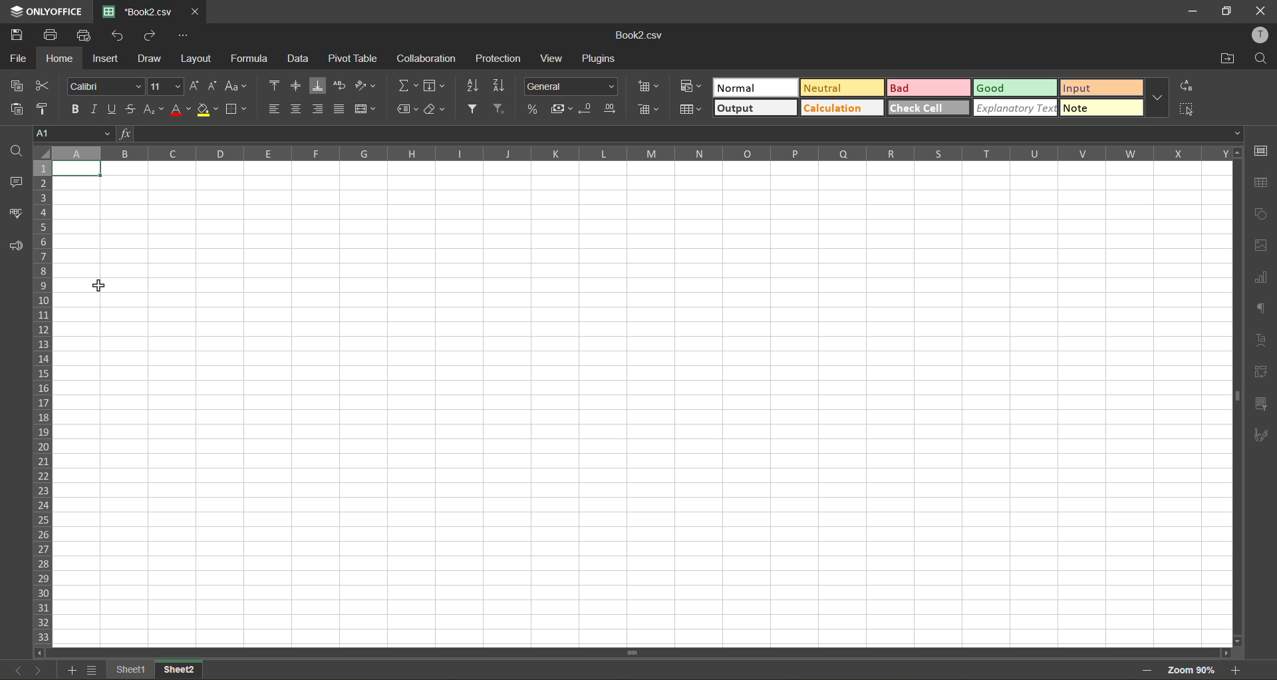 The width and height of the screenshot is (1277, 680). What do you see at coordinates (150, 60) in the screenshot?
I see `draw` at bounding box center [150, 60].